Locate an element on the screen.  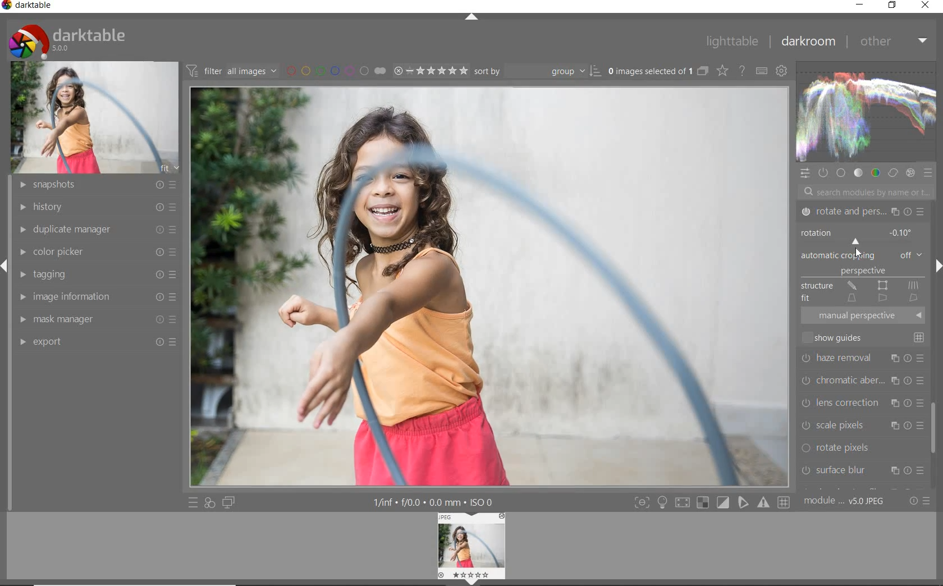
expand/collapse is located at coordinates (470, 18).